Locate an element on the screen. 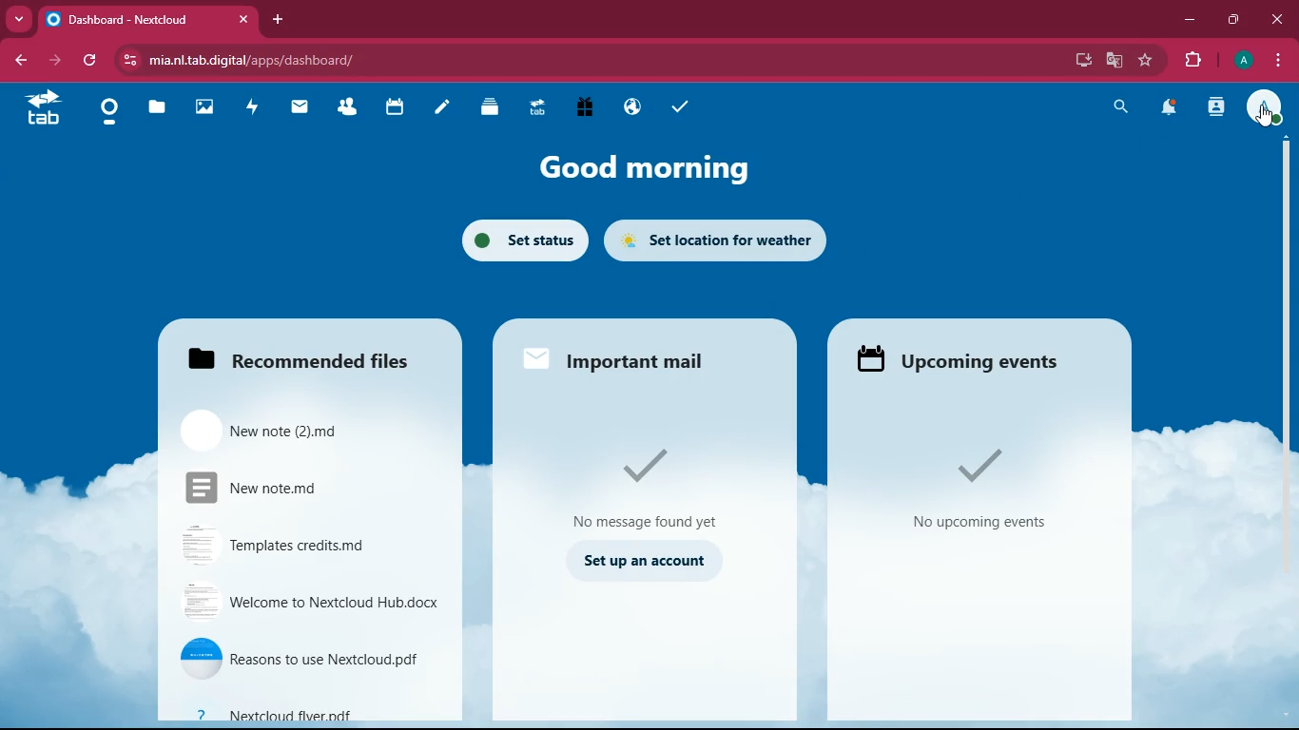 The width and height of the screenshot is (1299, 730). file is located at coordinates (308, 660).